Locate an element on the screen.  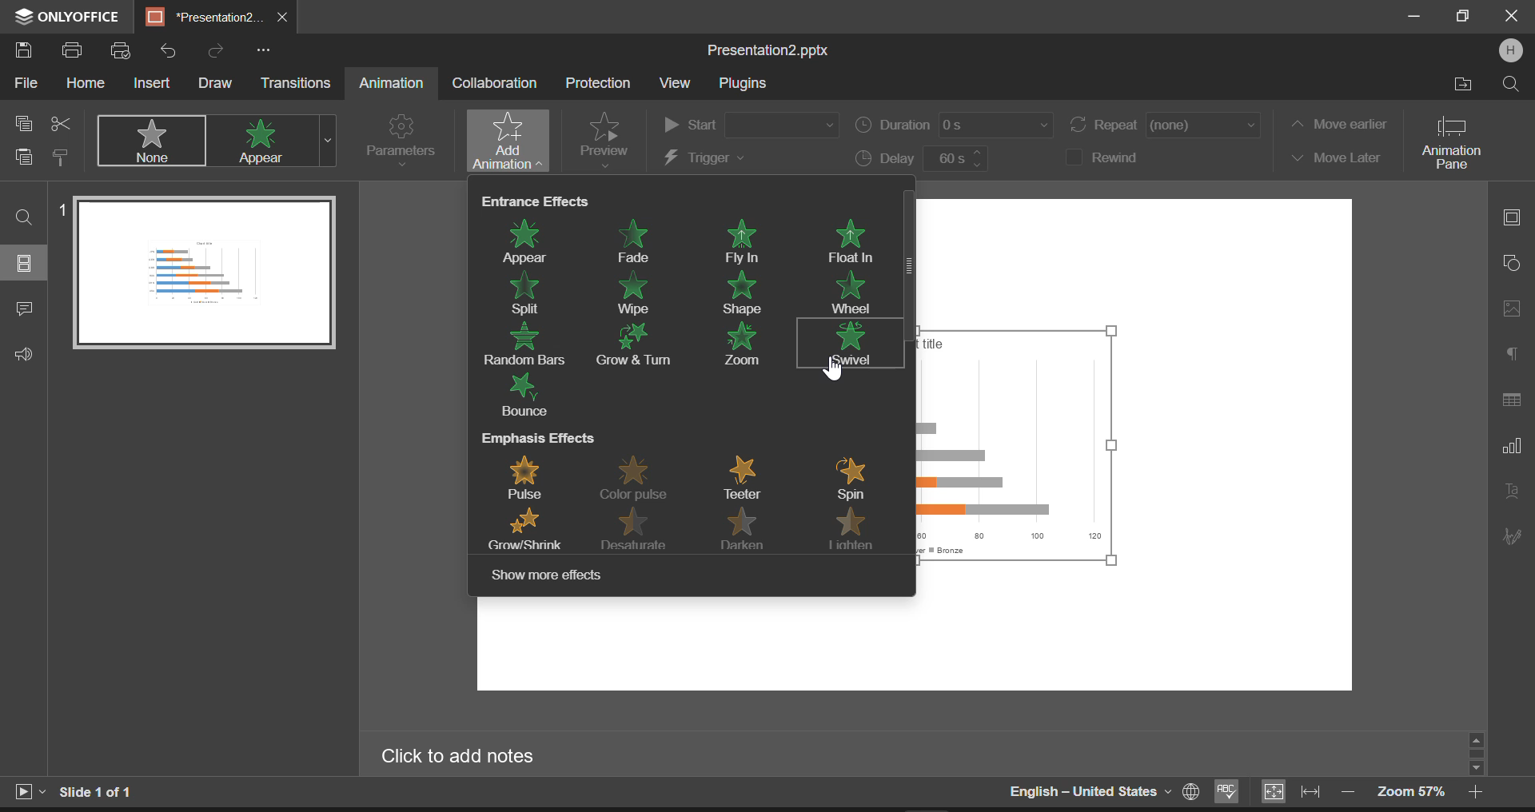
Close Tab is located at coordinates (284, 18).